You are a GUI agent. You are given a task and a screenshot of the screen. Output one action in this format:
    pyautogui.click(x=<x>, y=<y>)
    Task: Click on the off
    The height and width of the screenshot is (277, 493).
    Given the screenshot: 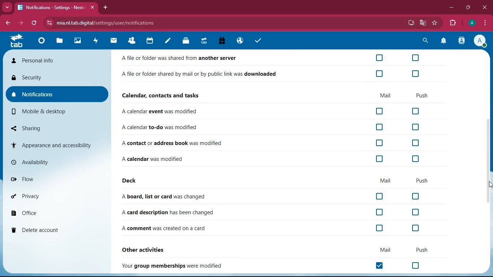 What is the action you would take?
    pyautogui.click(x=415, y=58)
    